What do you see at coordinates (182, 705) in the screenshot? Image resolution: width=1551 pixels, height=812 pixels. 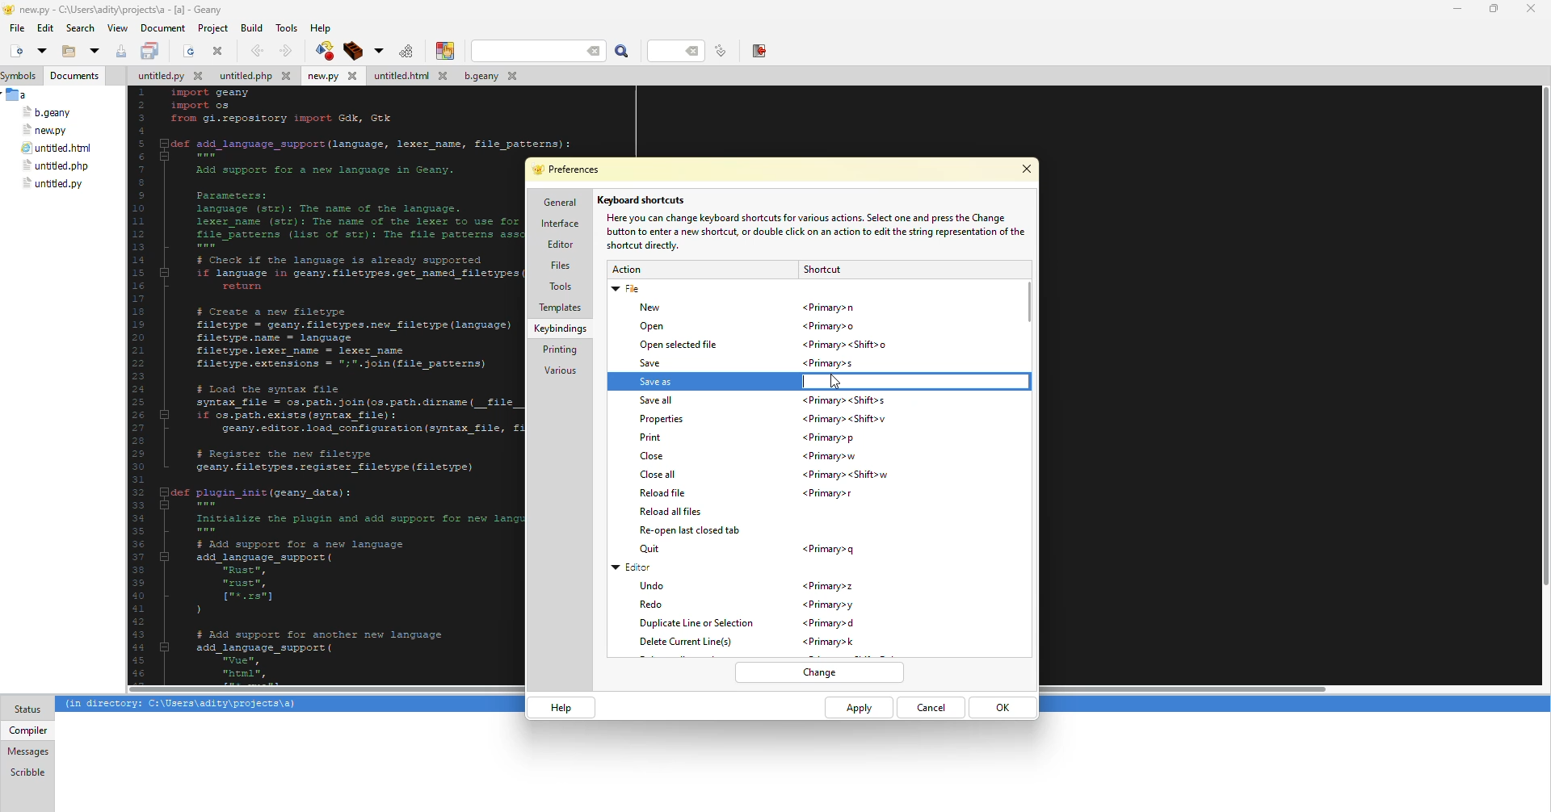 I see `info` at bounding box center [182, 705].